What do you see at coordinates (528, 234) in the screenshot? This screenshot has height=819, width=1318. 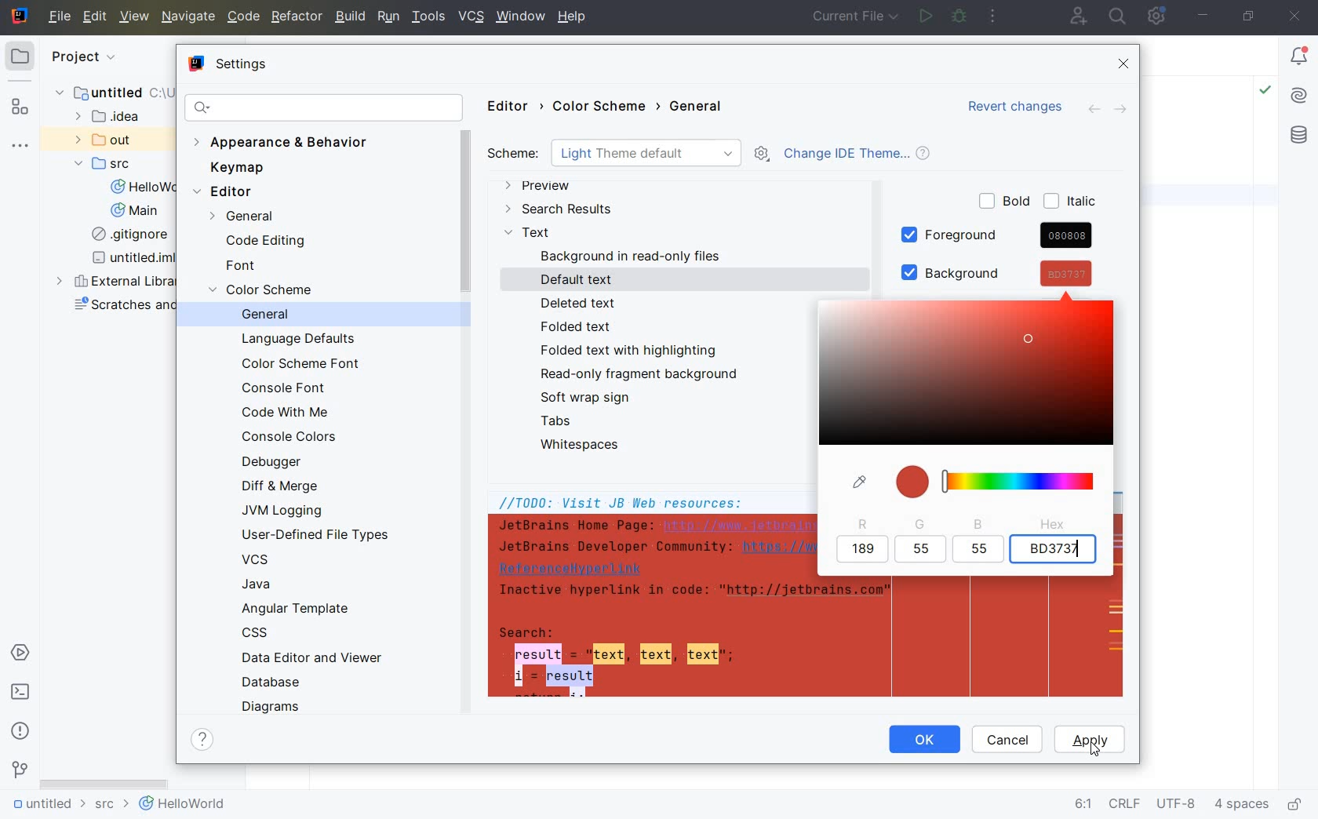 I see `TEXT` at bounding box center [528, 234].